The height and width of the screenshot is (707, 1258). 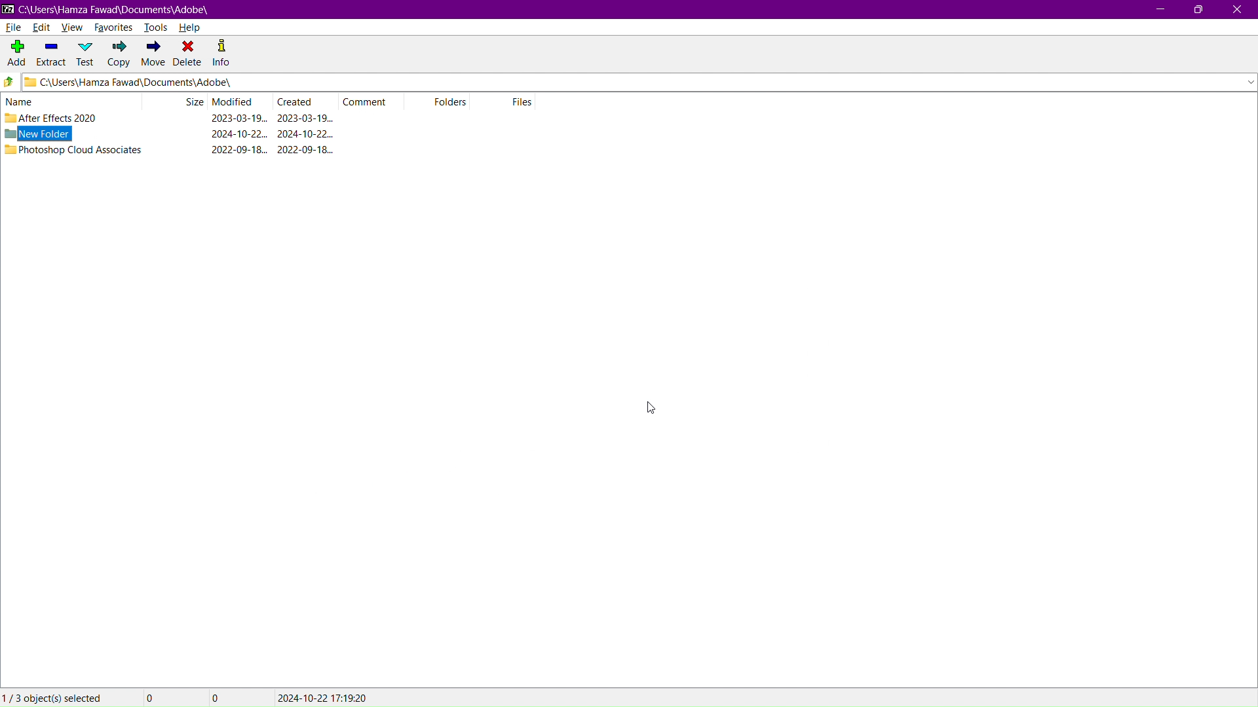 I want to click on Window Name, so click(x=106, y=10).